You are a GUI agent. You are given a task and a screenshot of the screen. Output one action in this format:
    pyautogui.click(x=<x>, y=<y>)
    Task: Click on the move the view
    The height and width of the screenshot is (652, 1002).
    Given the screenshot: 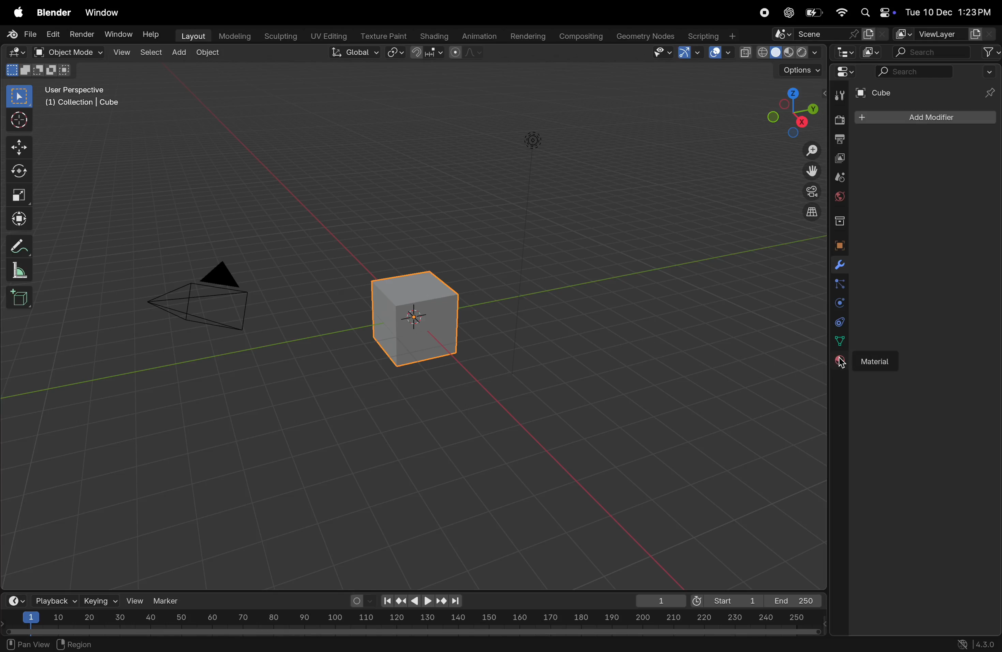 What is the action you would take?
    pyautogui.click(x=811, y=169)
    